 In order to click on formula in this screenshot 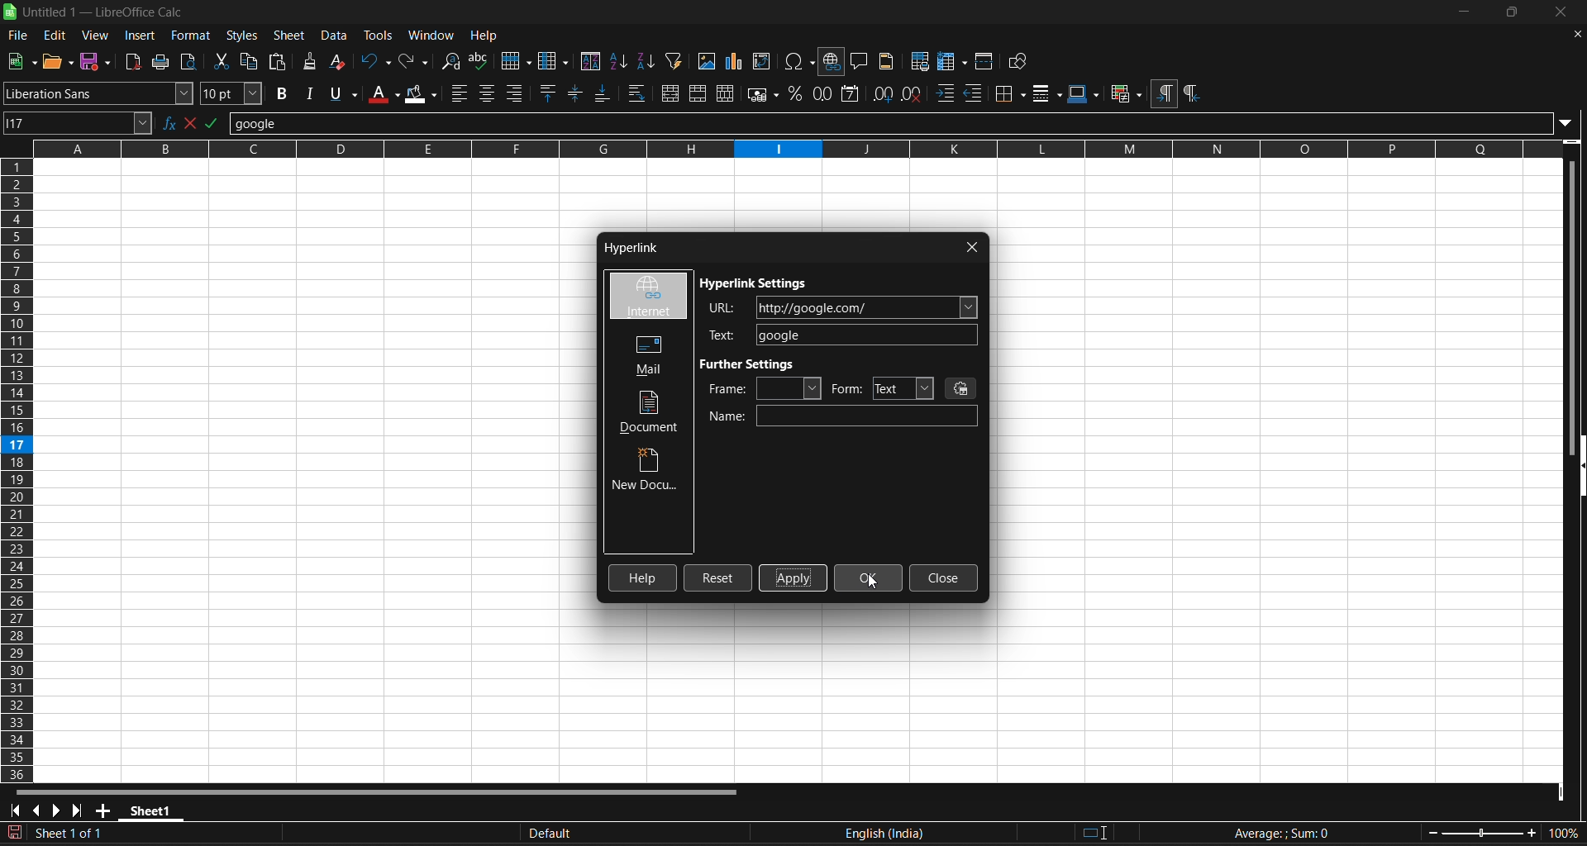, I will do `click(1280, 833)`.